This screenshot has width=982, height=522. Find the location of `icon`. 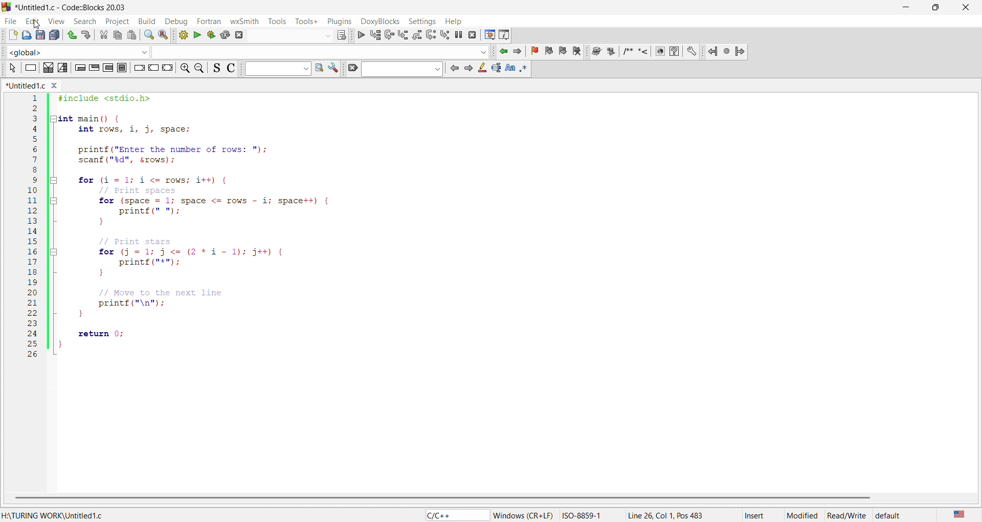

icon is located at coordinates (230, 69).